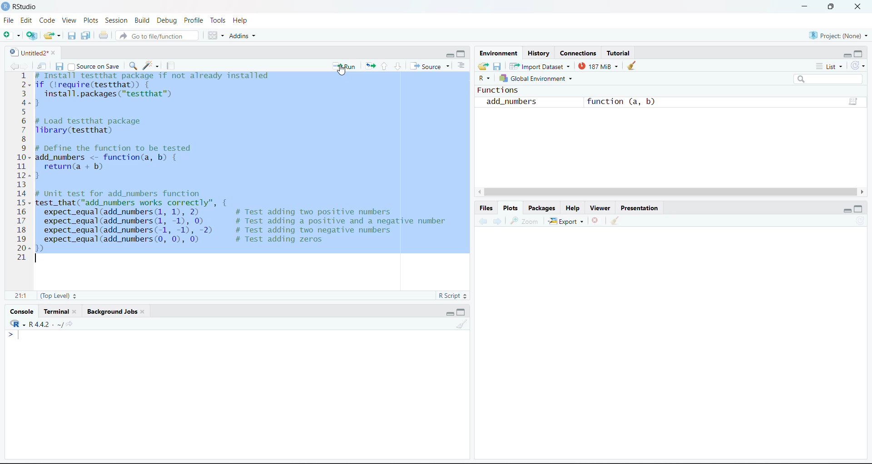 This screenshot has height=464, width=872. What do you see at coordinates (10, 20) in the screenshot?
I see `File` at bounding box center [10, 20].